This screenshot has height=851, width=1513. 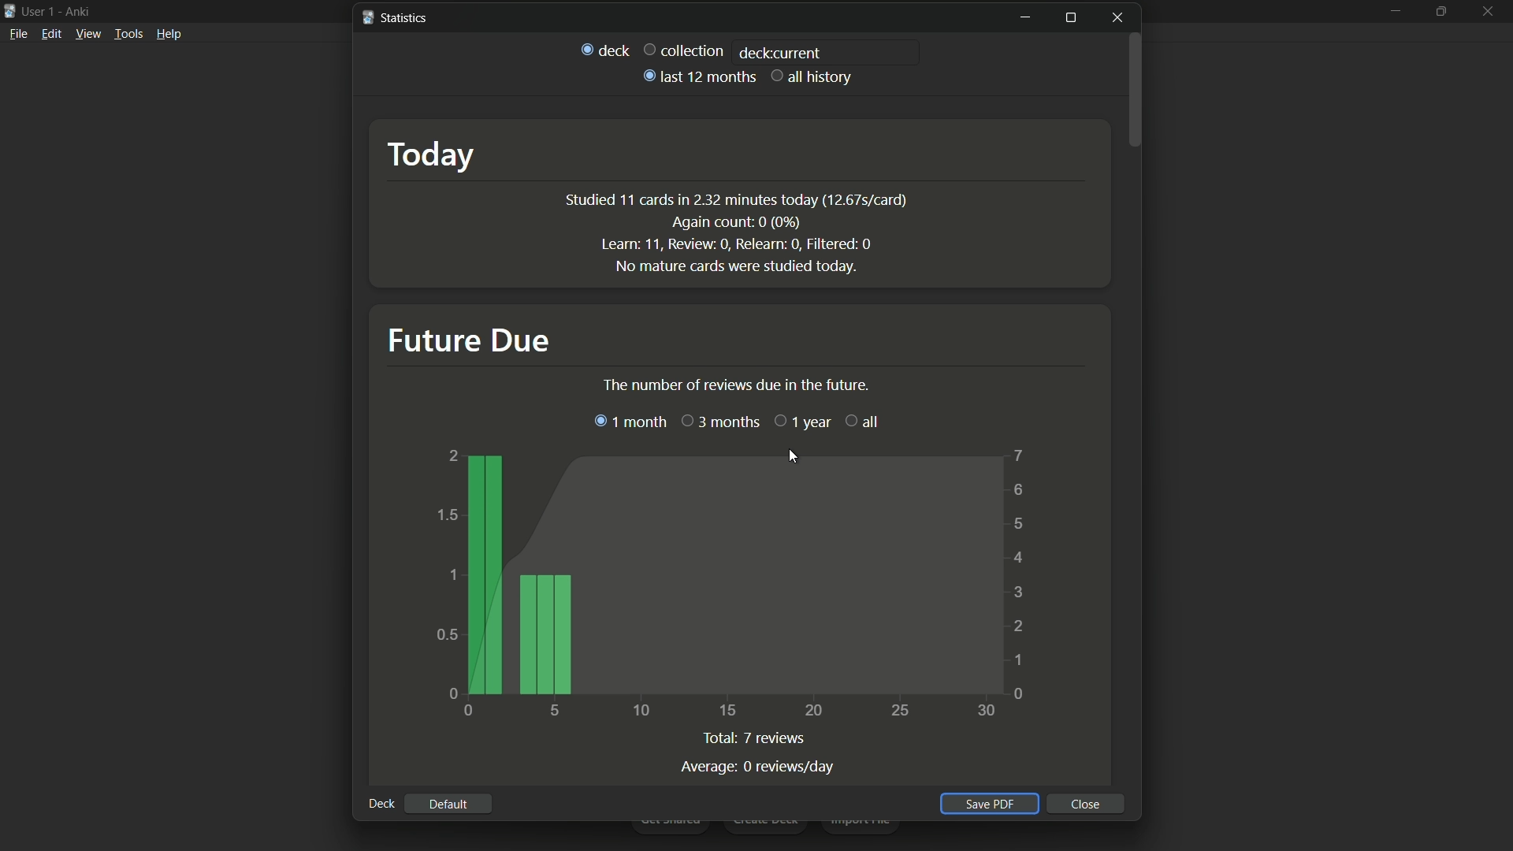 What do you see at coordinates (800, 421) in the screenshot?
I see `1 year` at bounding box center [800, 421].